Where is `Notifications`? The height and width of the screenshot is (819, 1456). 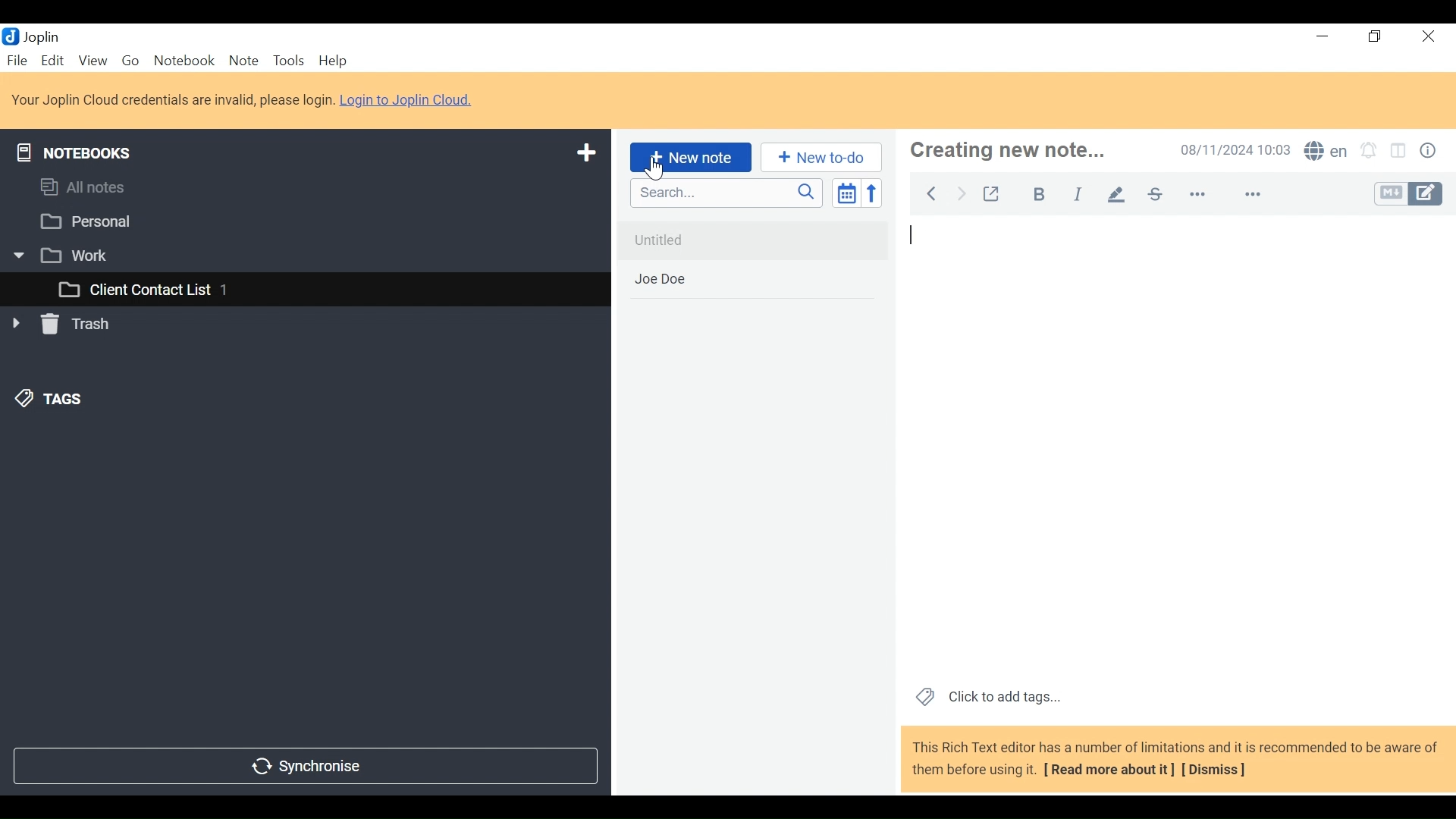 Notifications is located at coordinates (1372, 149).